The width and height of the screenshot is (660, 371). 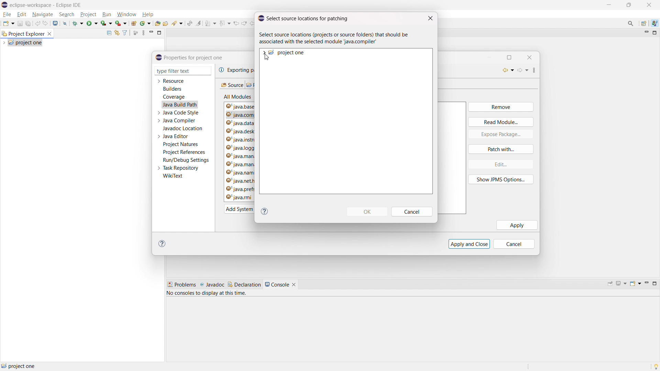 I want to click on help, so click(x=147, y=14).